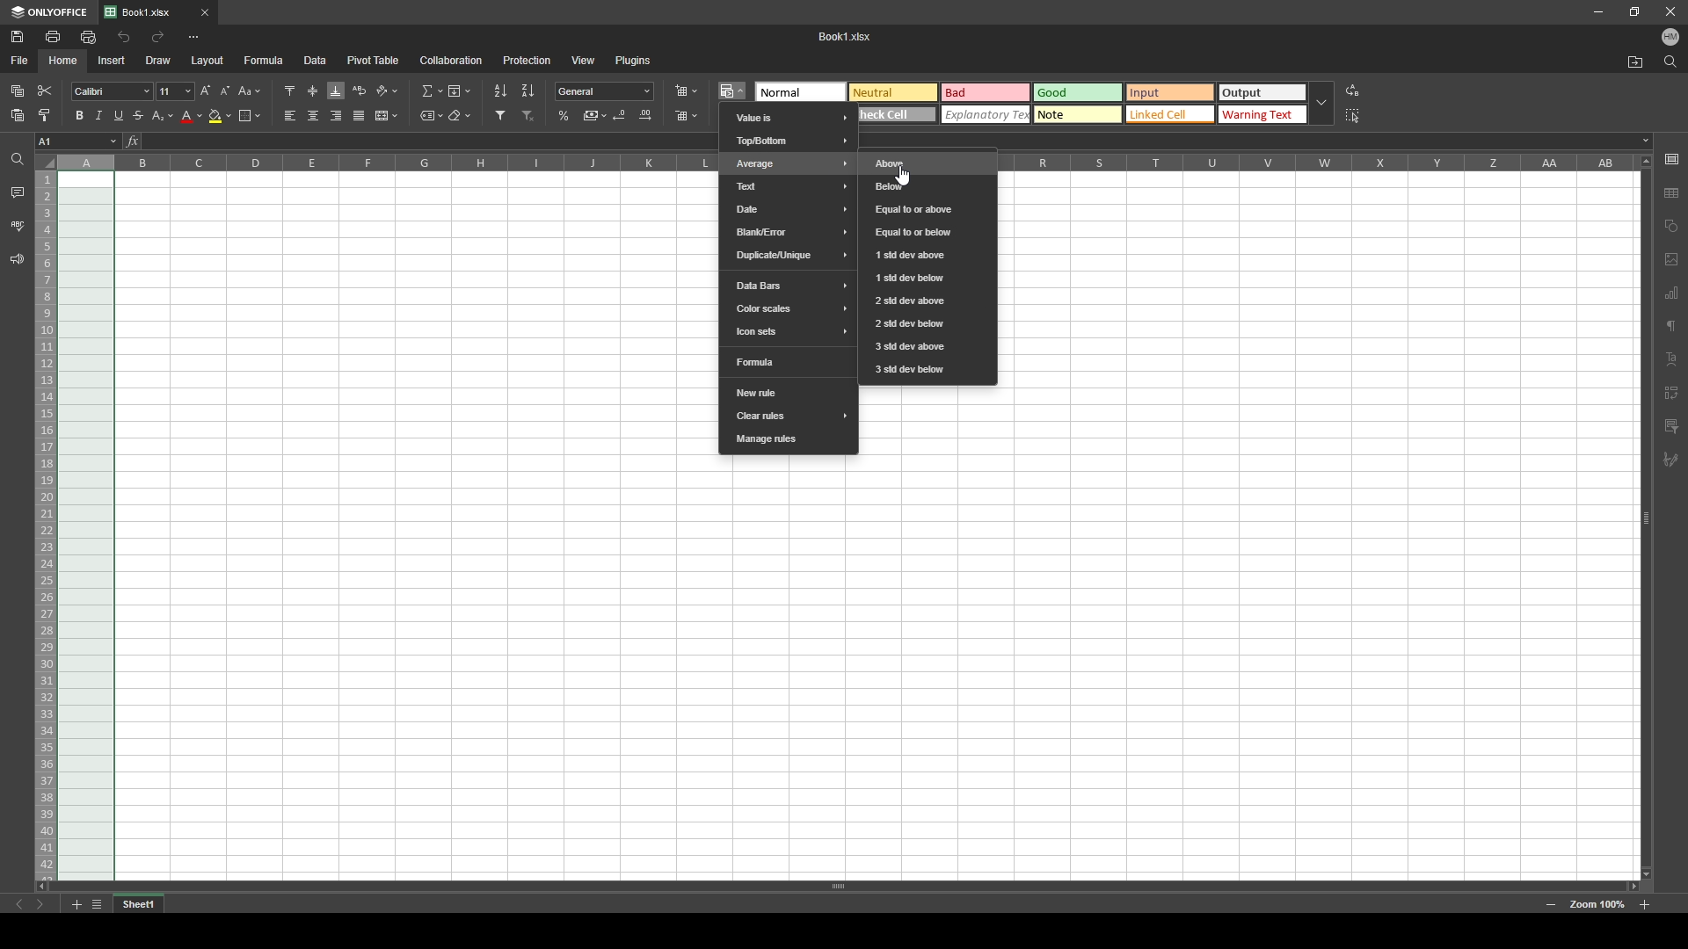  I want to click on protection, so click(527, 61).